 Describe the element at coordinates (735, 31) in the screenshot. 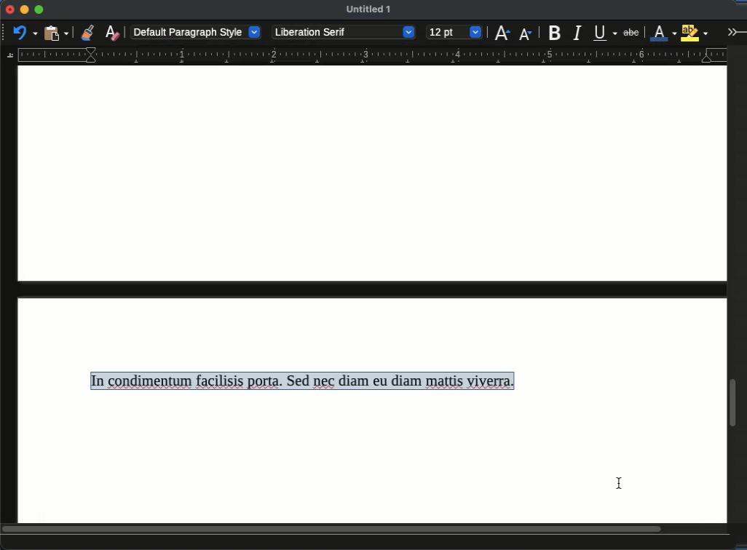

I see `expand` at that location.